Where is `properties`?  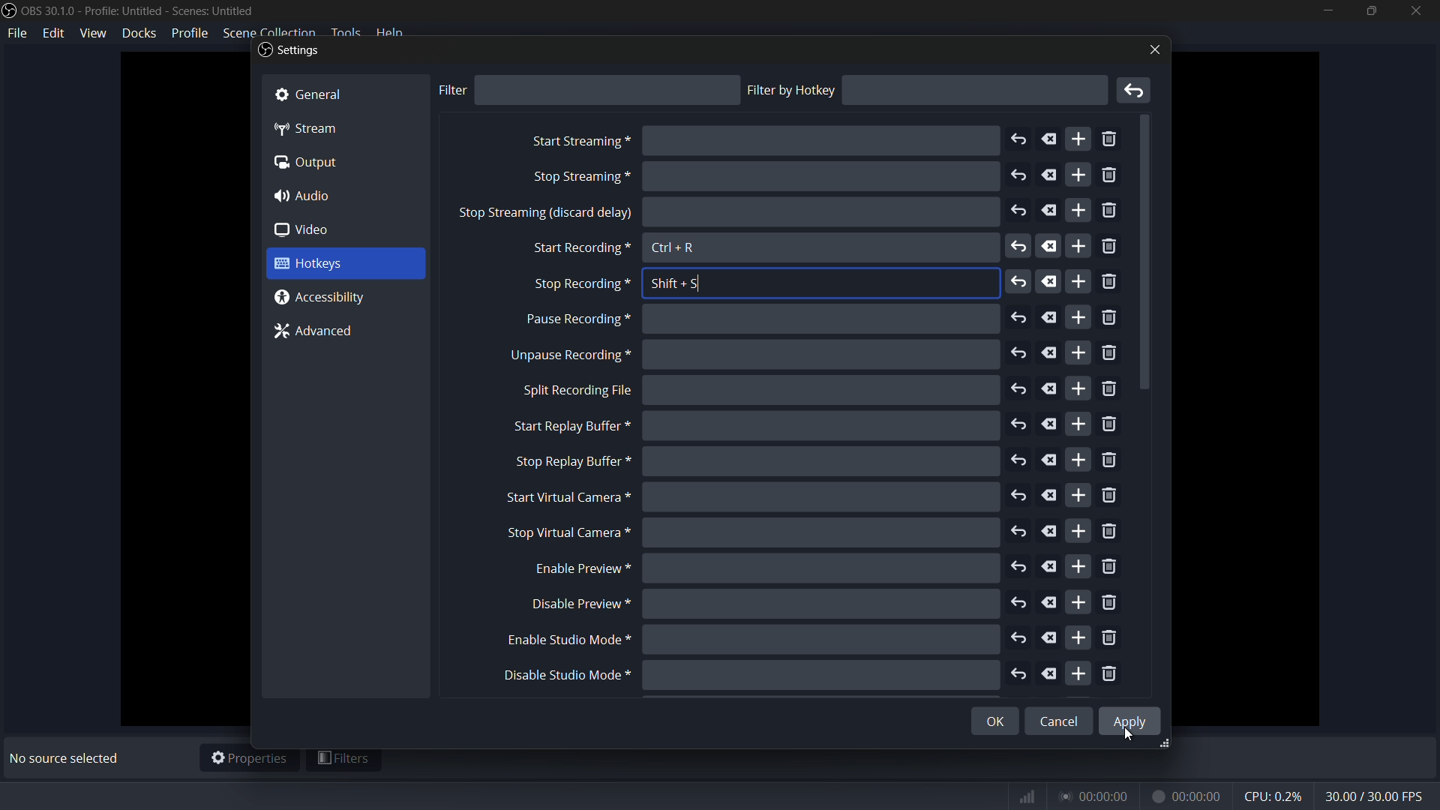
properties is located at coordinates (249, 759).